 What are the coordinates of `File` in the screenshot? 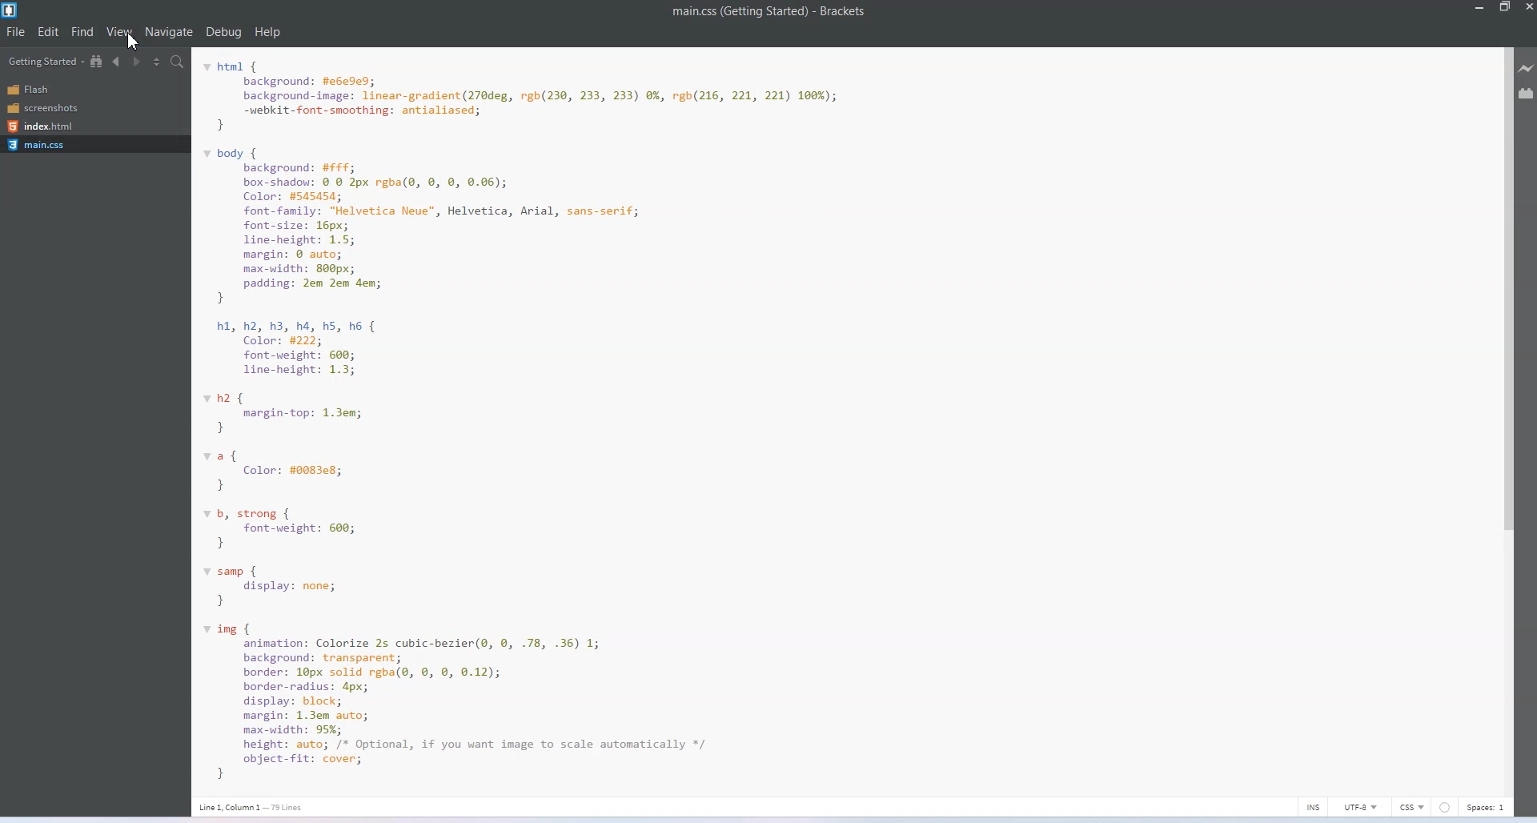 It's located at (17, 31).